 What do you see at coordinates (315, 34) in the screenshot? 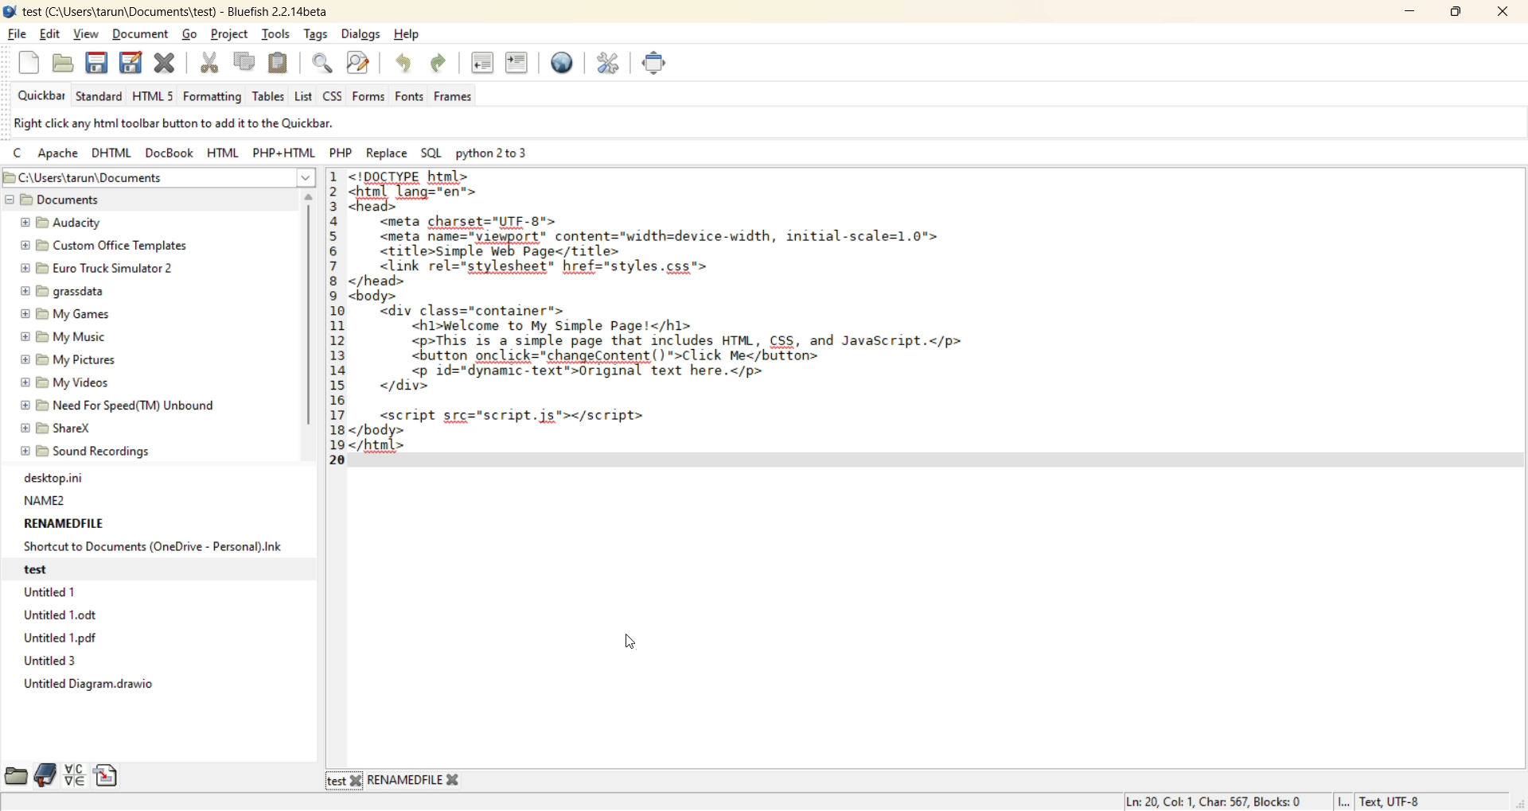
I see `tags` at bounding box center [315, 34].